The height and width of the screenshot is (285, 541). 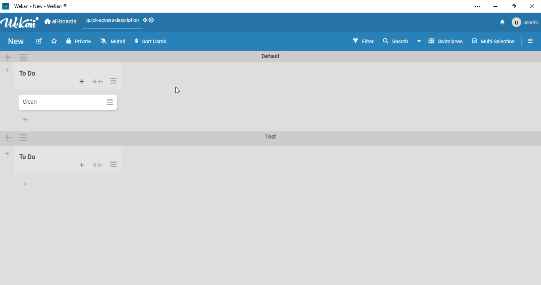 I want to click on notifications, so click(x=503, y=22).